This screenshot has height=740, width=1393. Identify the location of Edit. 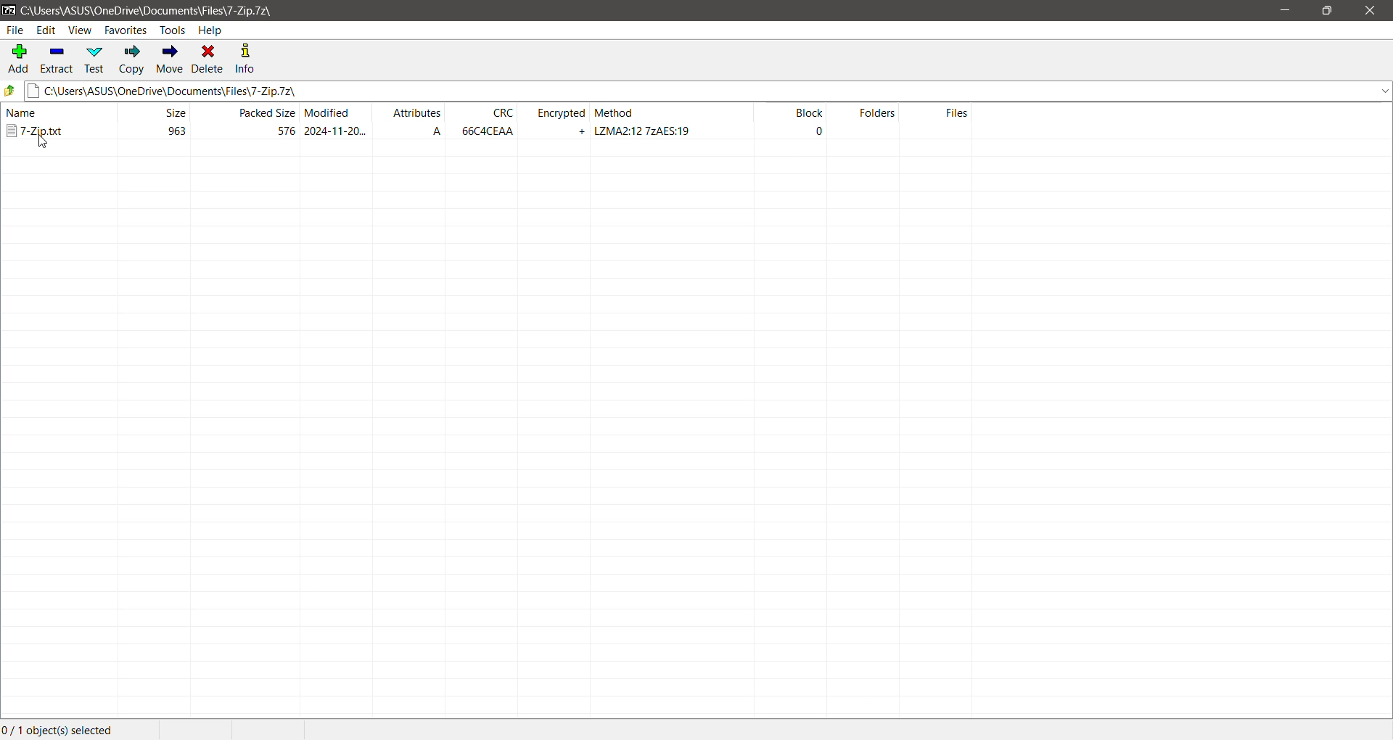
(44, 30).